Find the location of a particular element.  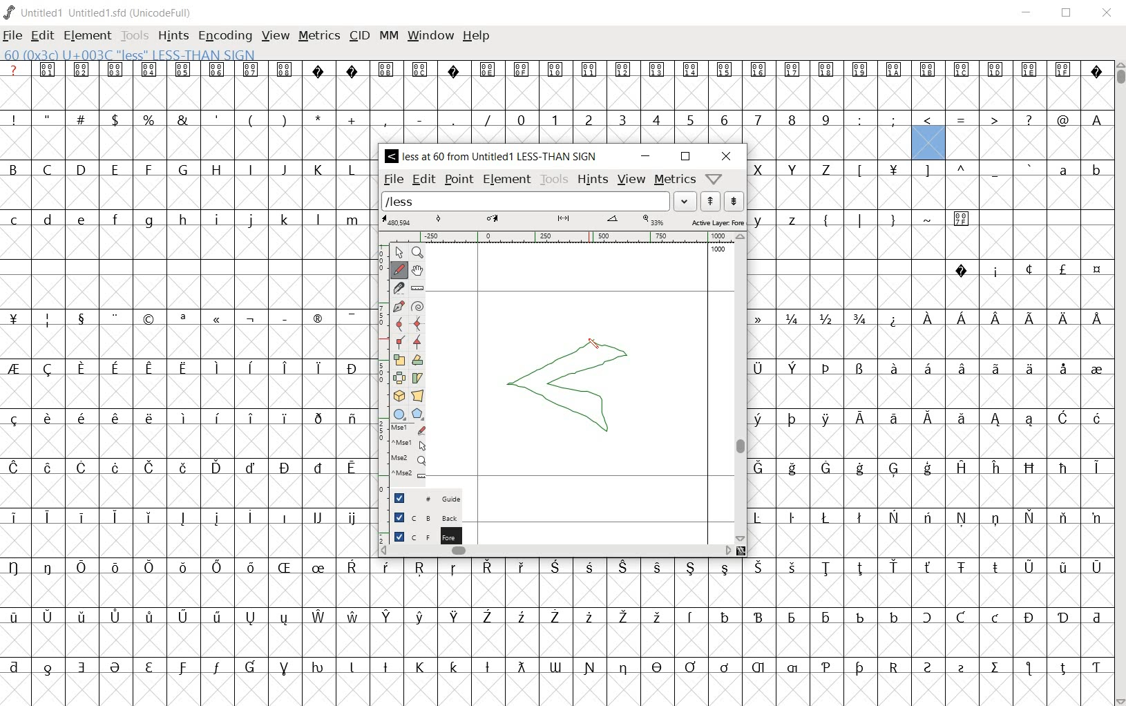

empty cells is located at coordinates (556, 640).